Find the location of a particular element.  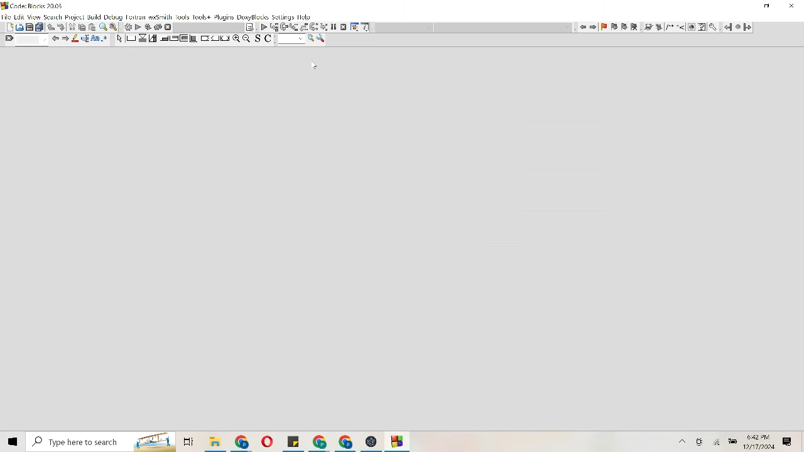

Plugins is located at coordinates (224, 17).